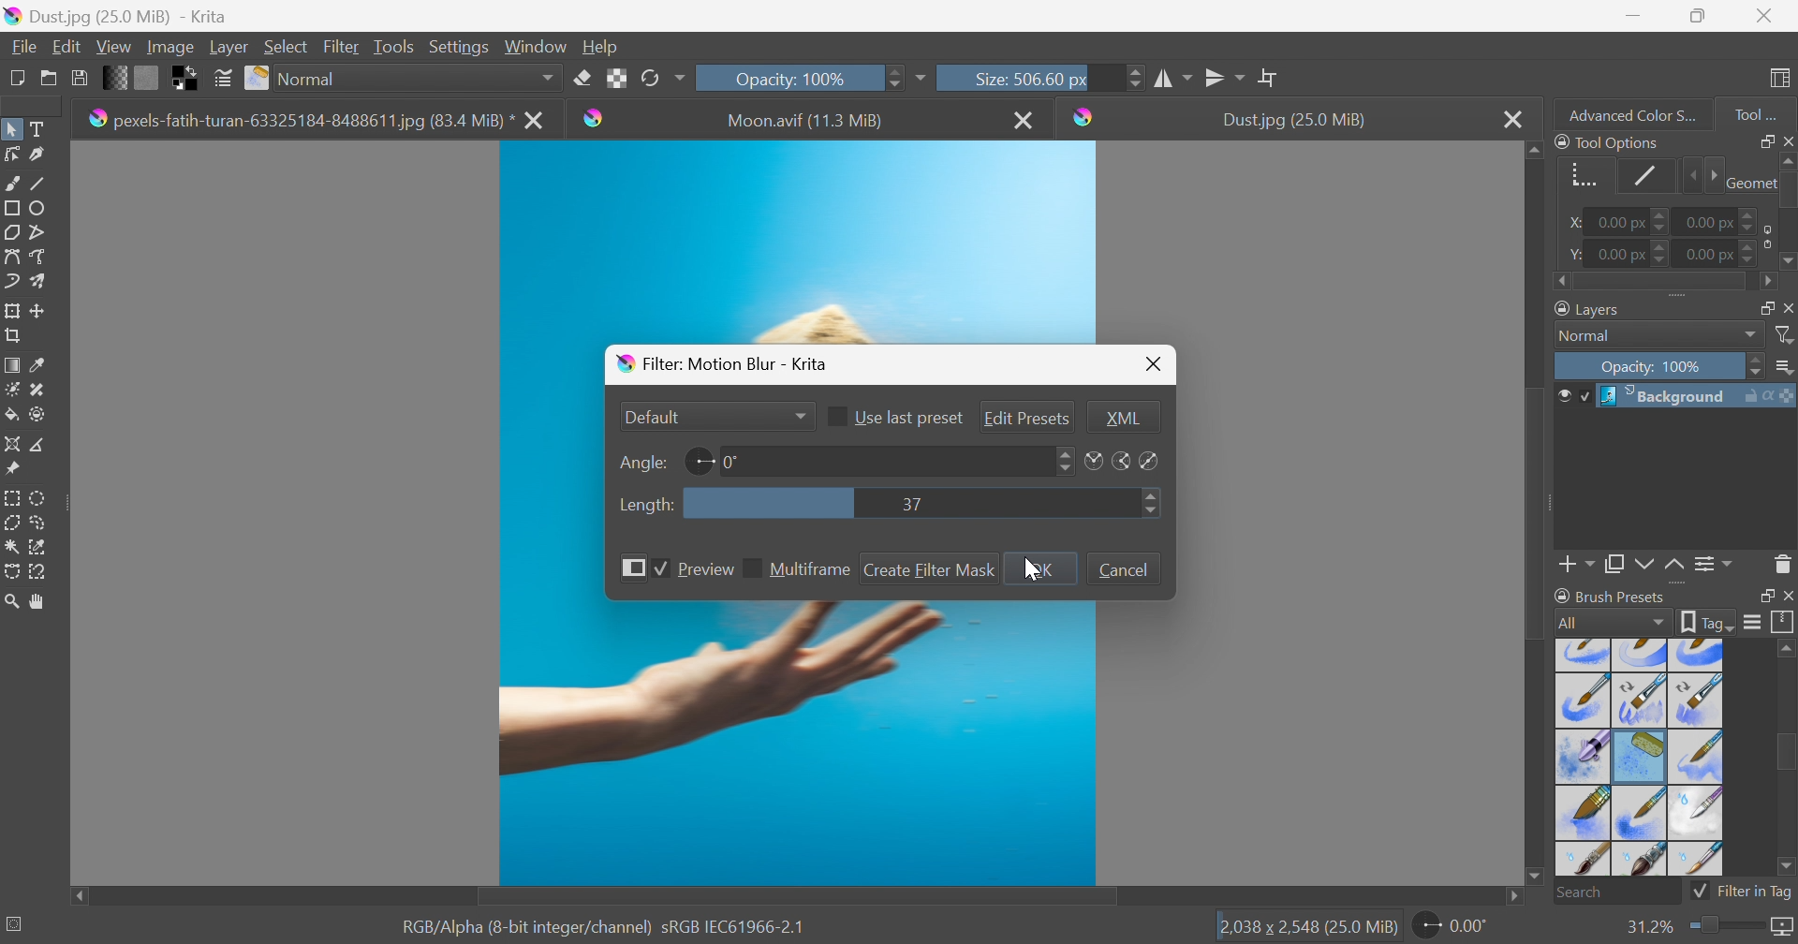 Image resolution: width=1798 pixels, height=944 pixels. What do you see at coordinates (1571, 396) in the screenshot?
I see `Visible` at bounding box center [1571, 396].